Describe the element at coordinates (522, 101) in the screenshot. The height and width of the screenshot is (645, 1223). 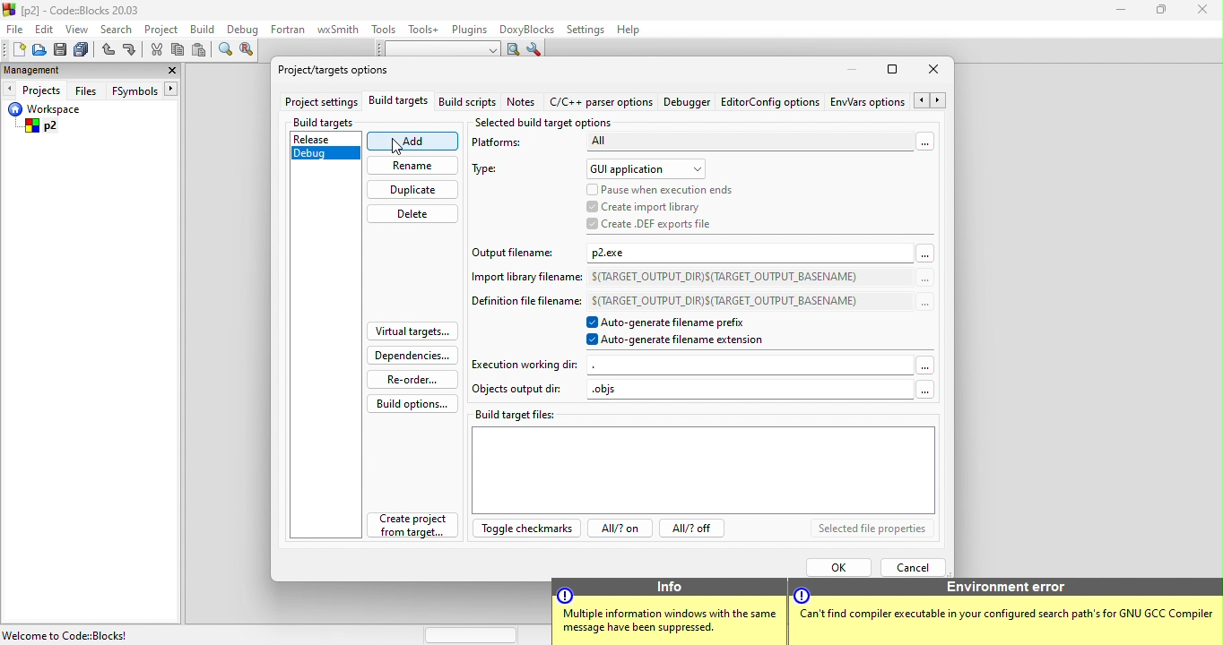
I see `notes` at that location.